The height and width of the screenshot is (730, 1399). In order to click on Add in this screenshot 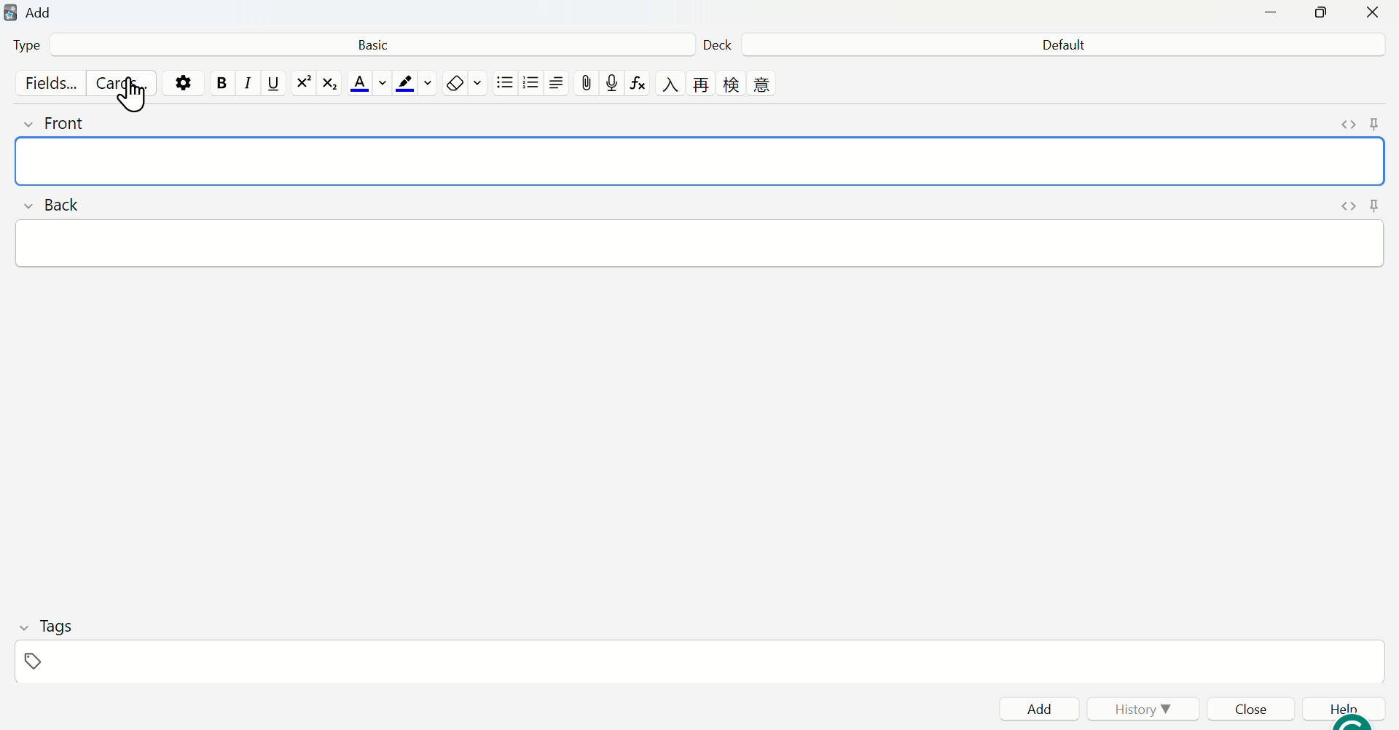, I will do `click(1041, 708)`.